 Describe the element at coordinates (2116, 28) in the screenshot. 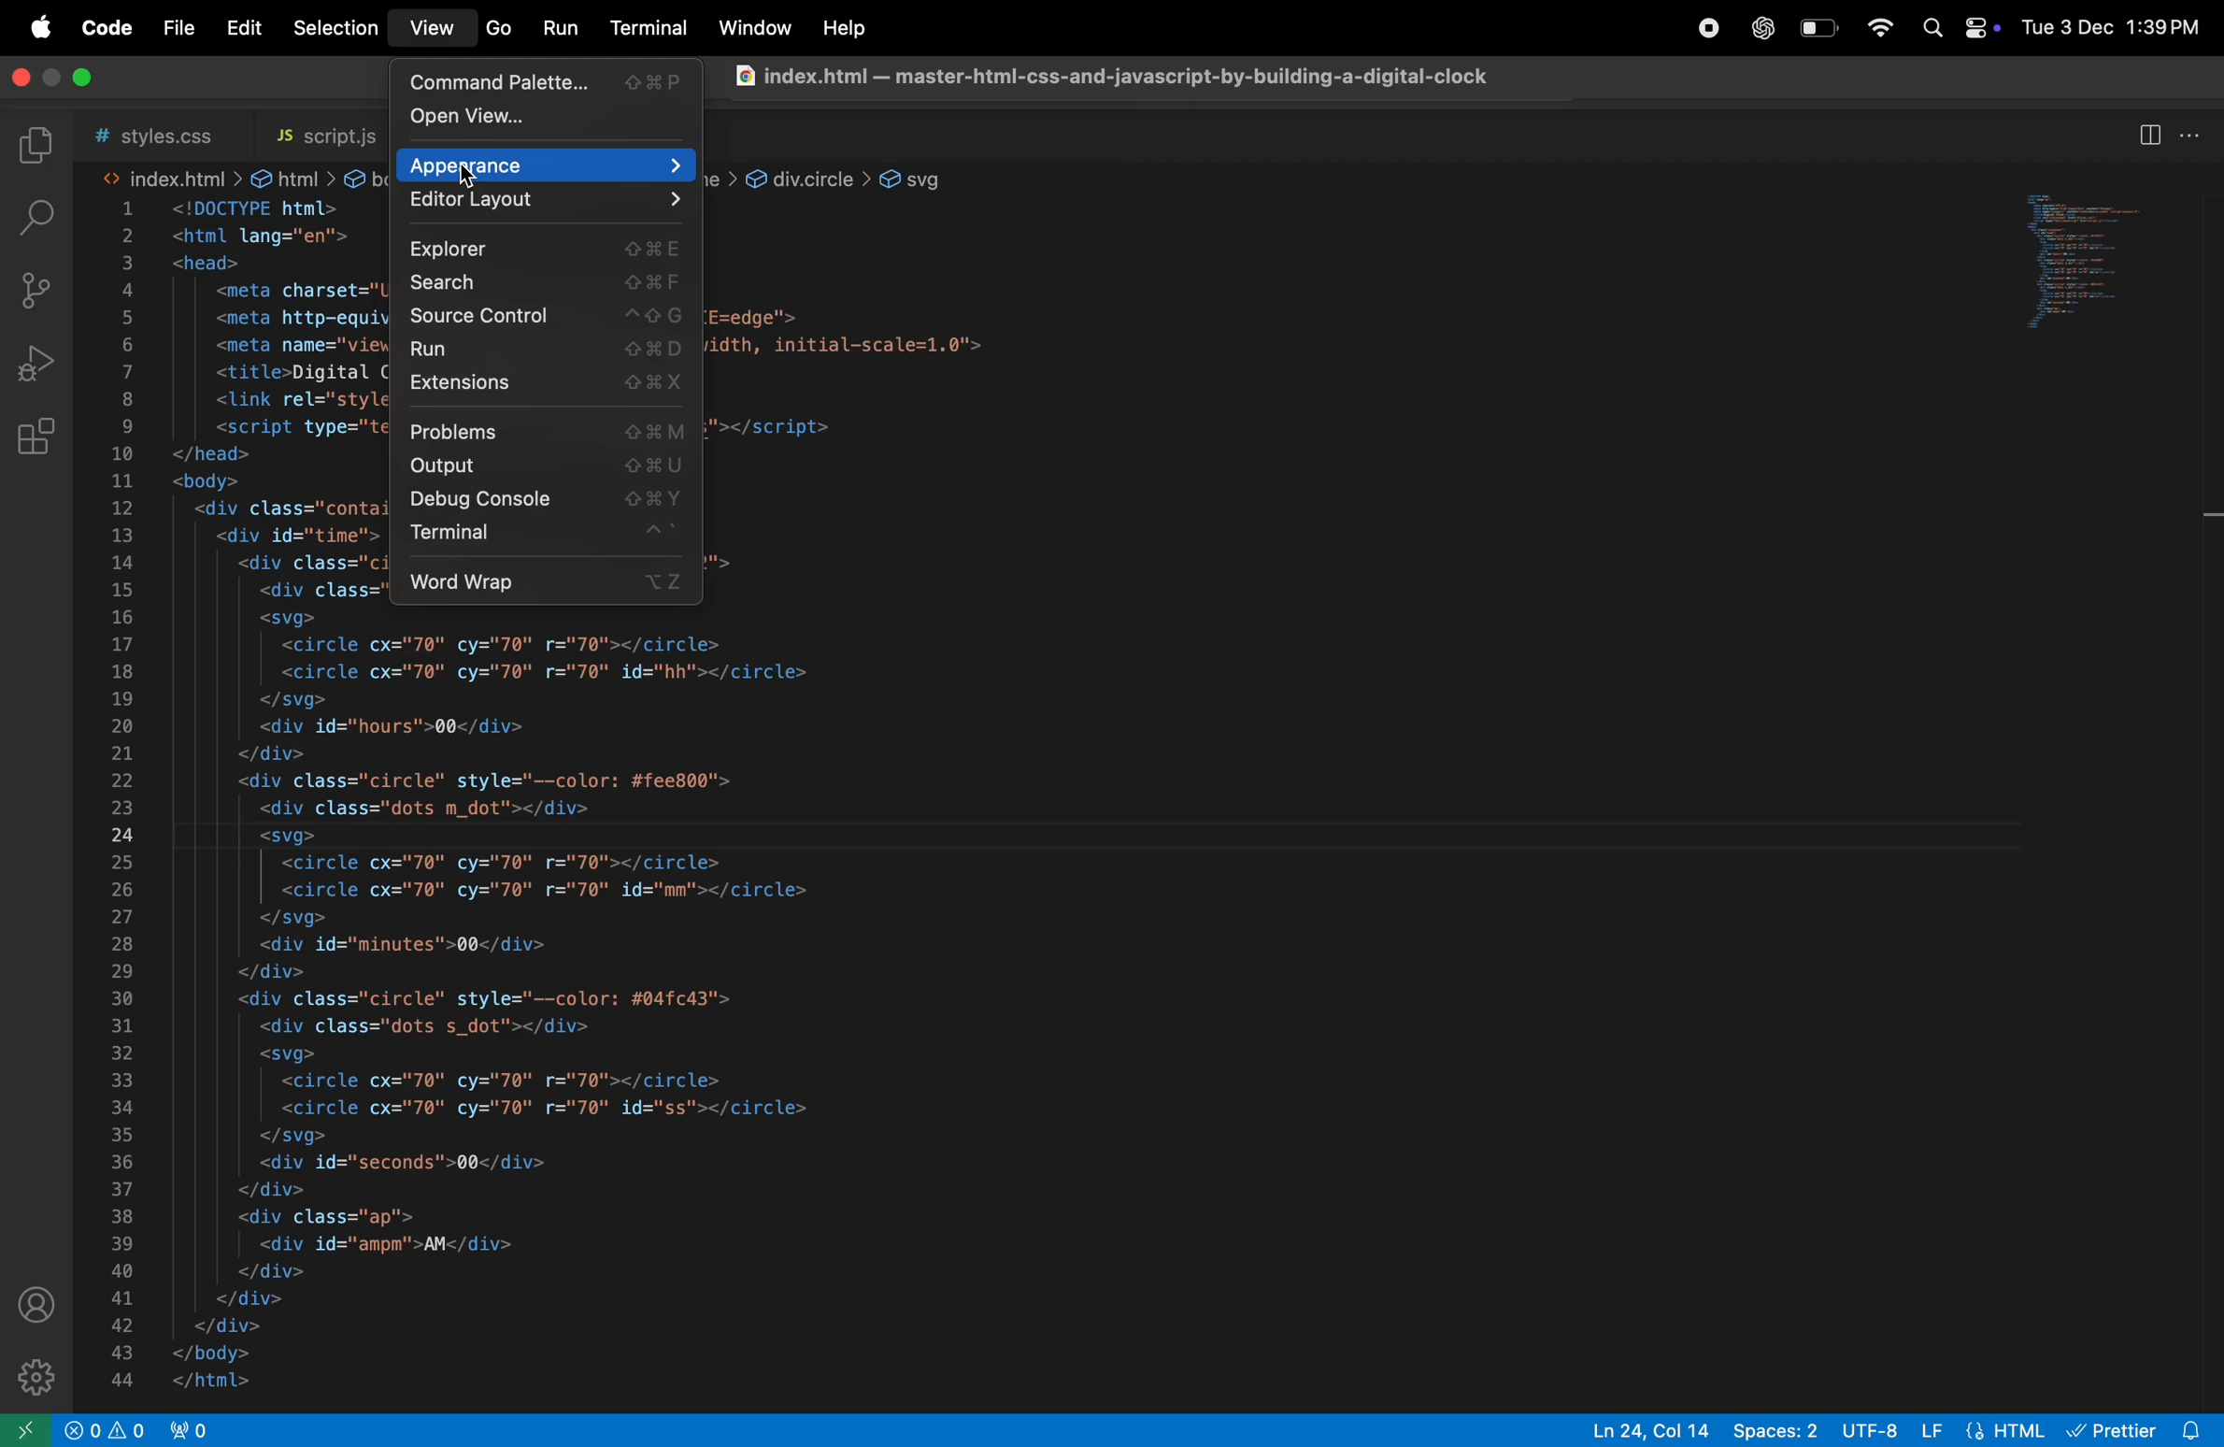

I see `date and time` at that location.